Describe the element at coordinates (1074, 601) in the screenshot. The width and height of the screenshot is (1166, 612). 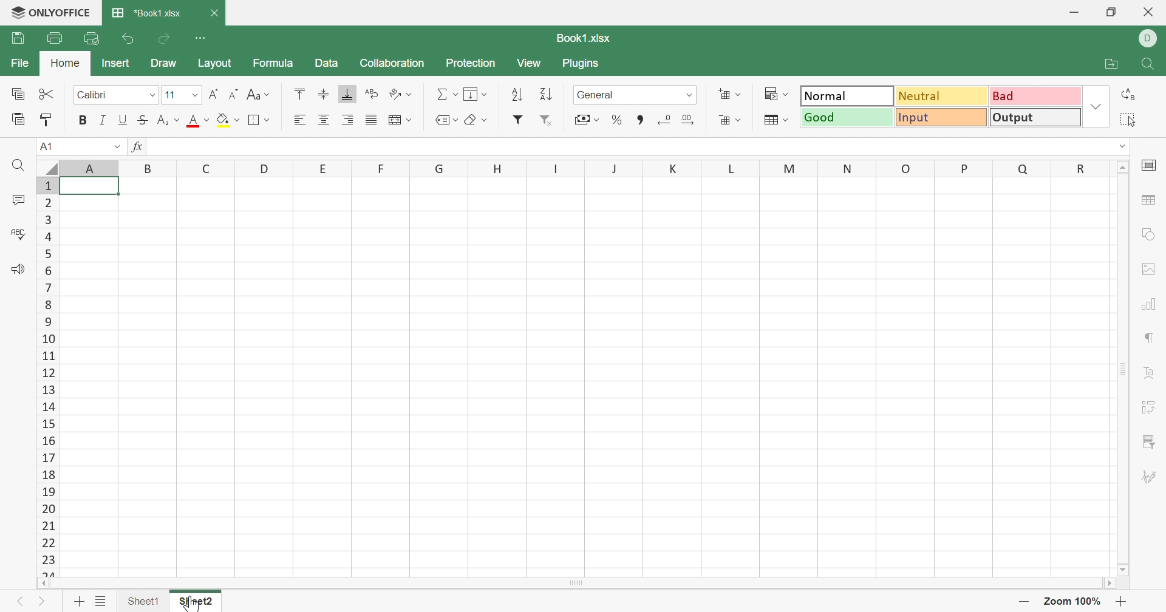
I see `Zoom 100%` at that location.